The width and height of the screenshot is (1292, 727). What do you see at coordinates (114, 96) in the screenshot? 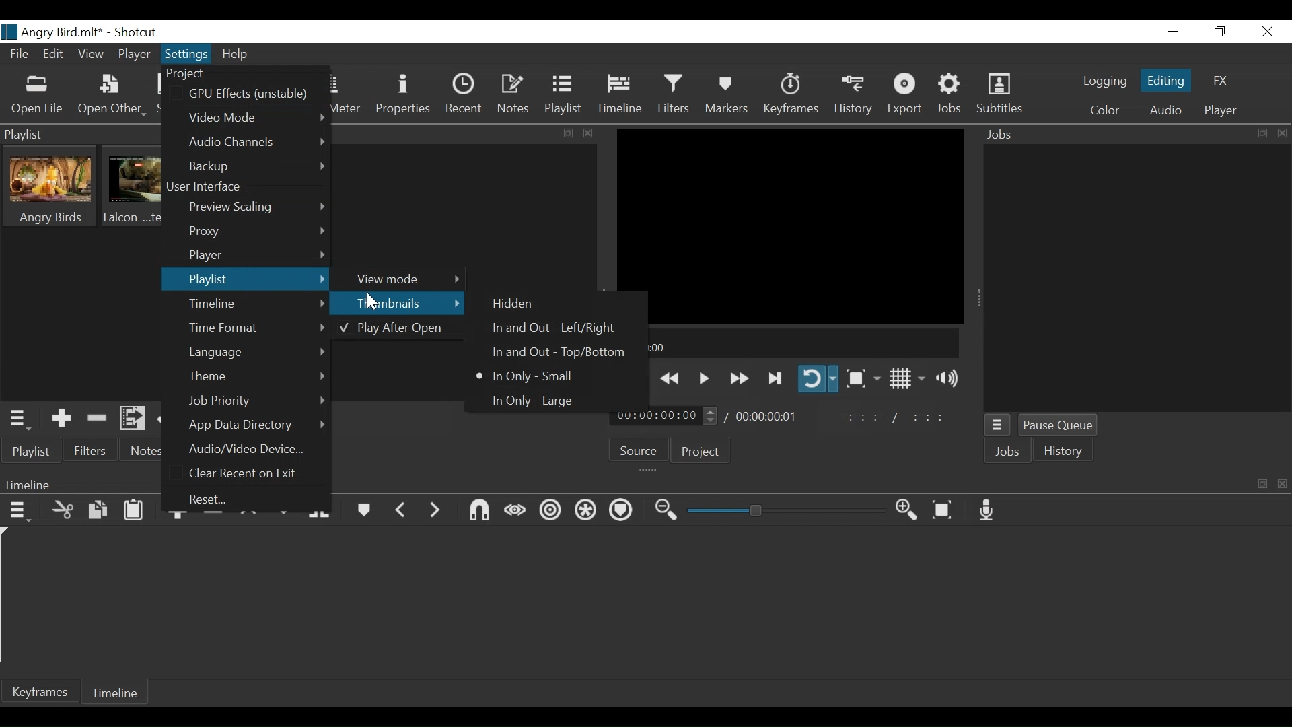
I see `Open Other` at bounding box center [114, 96].